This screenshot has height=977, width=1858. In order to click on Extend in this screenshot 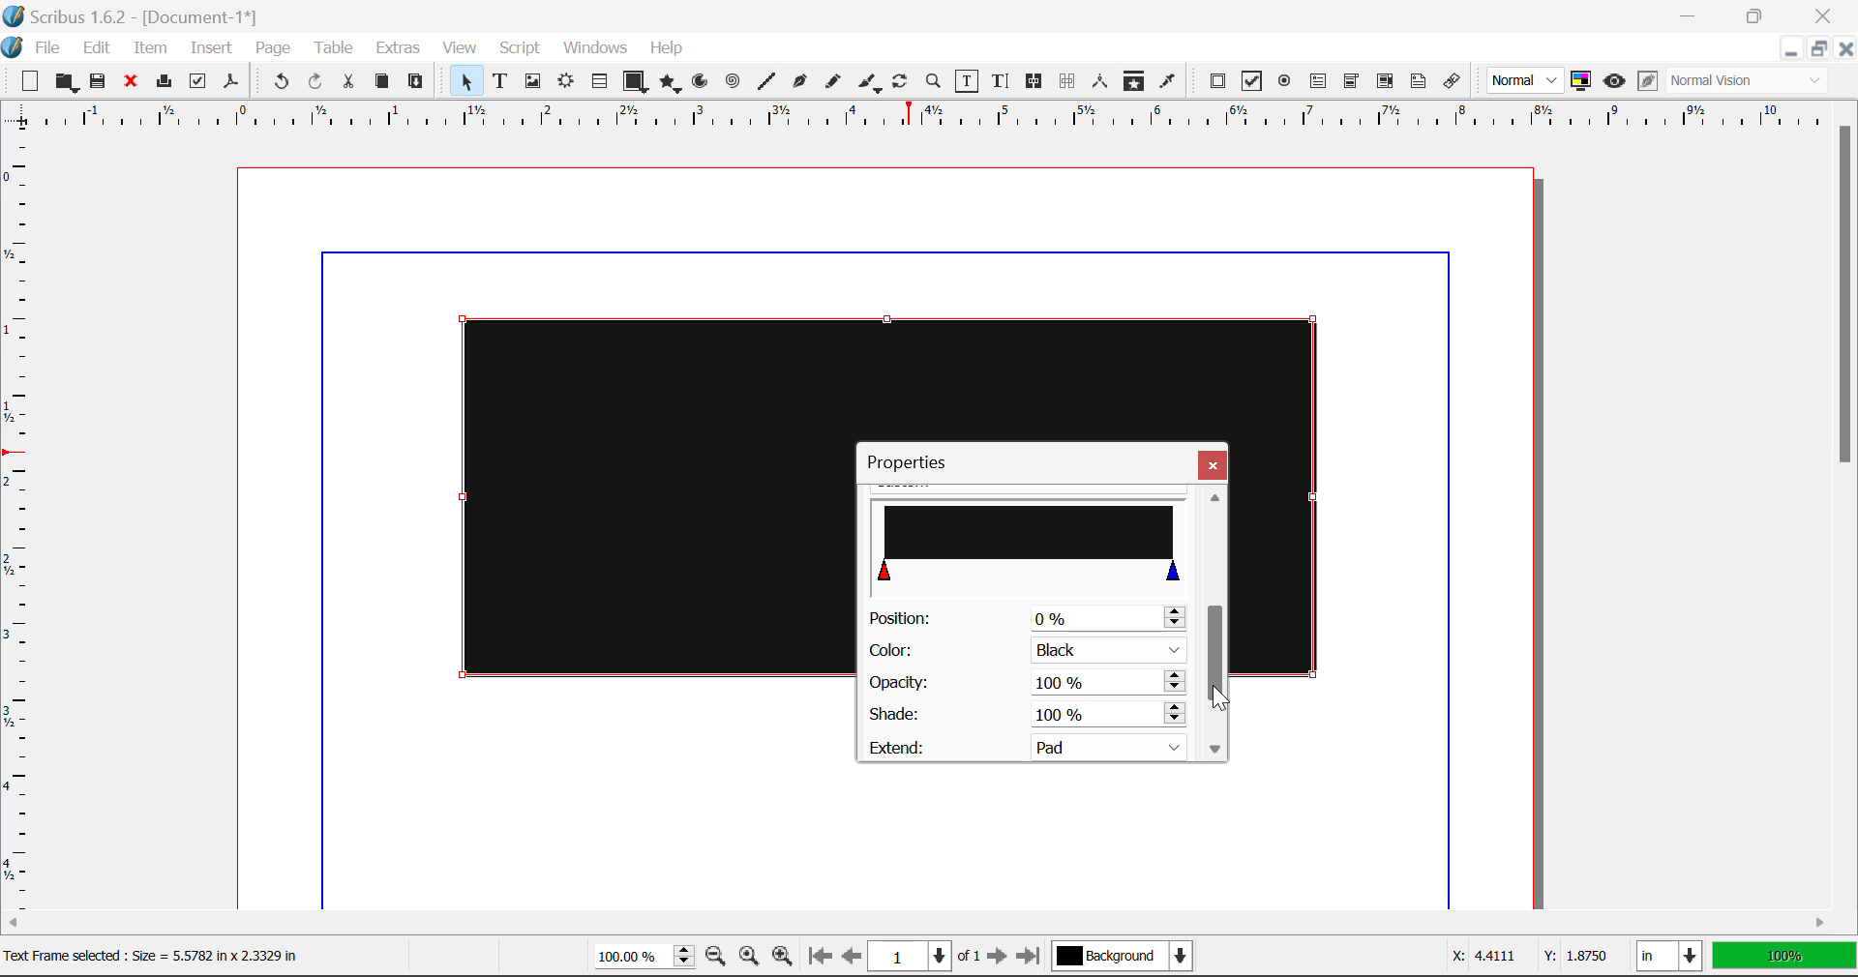, I will do `click(1034, 745)`.